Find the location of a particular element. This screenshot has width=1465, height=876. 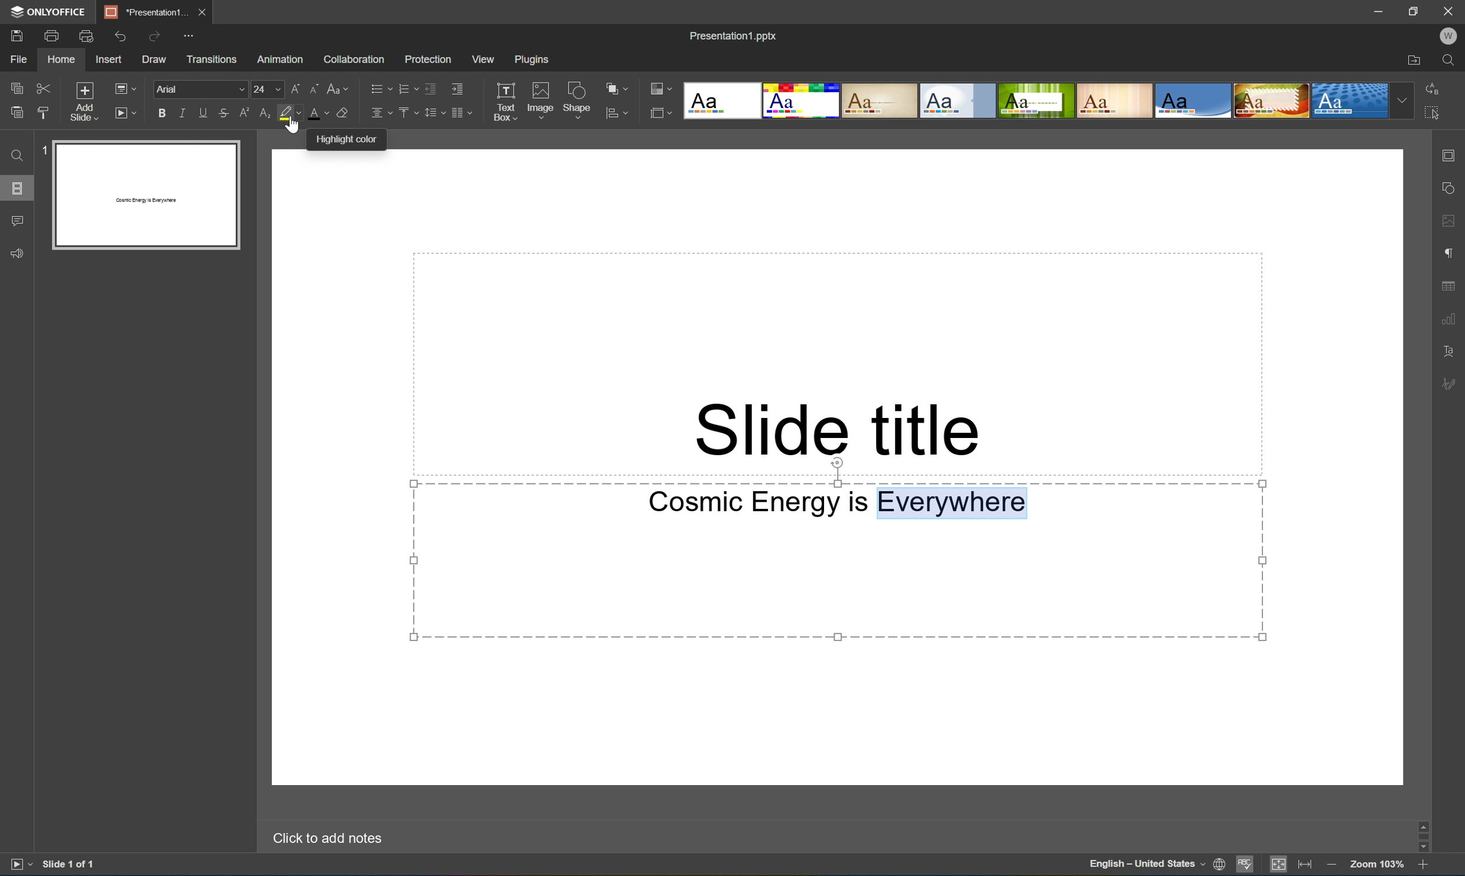

Start layout is located at coordinates (125, 112).